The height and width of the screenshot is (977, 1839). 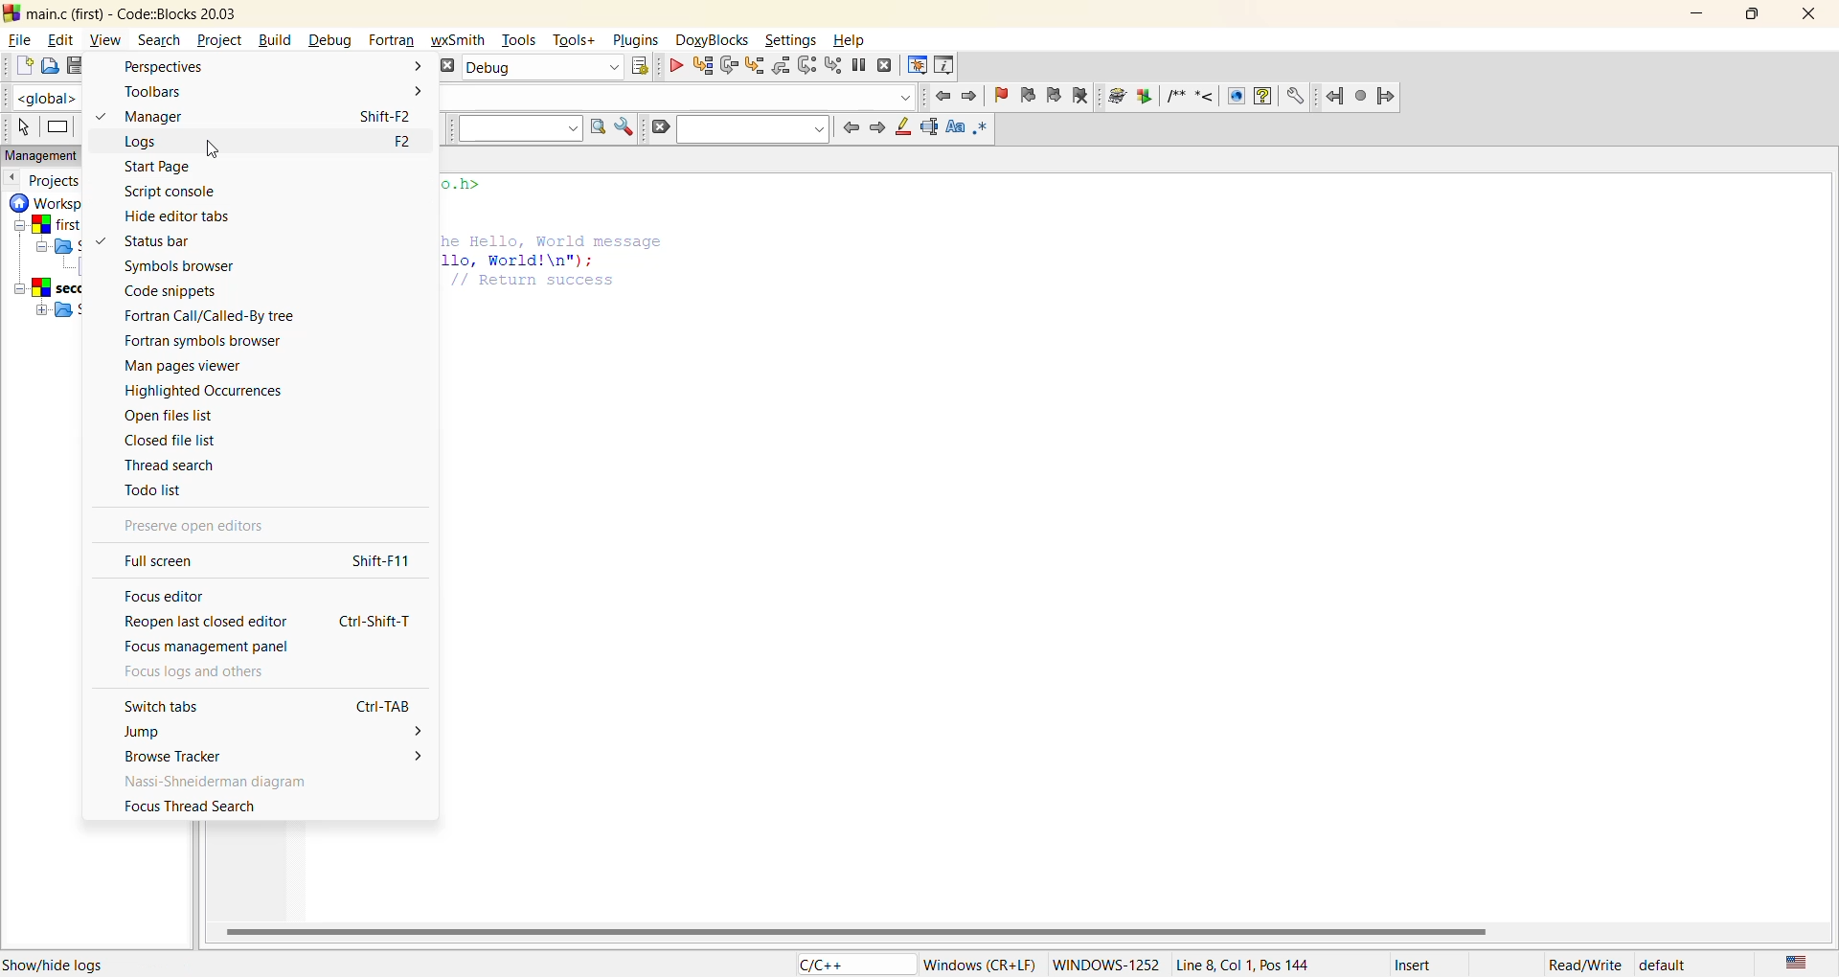 I want to click on default, so click(x=1666, y=965).